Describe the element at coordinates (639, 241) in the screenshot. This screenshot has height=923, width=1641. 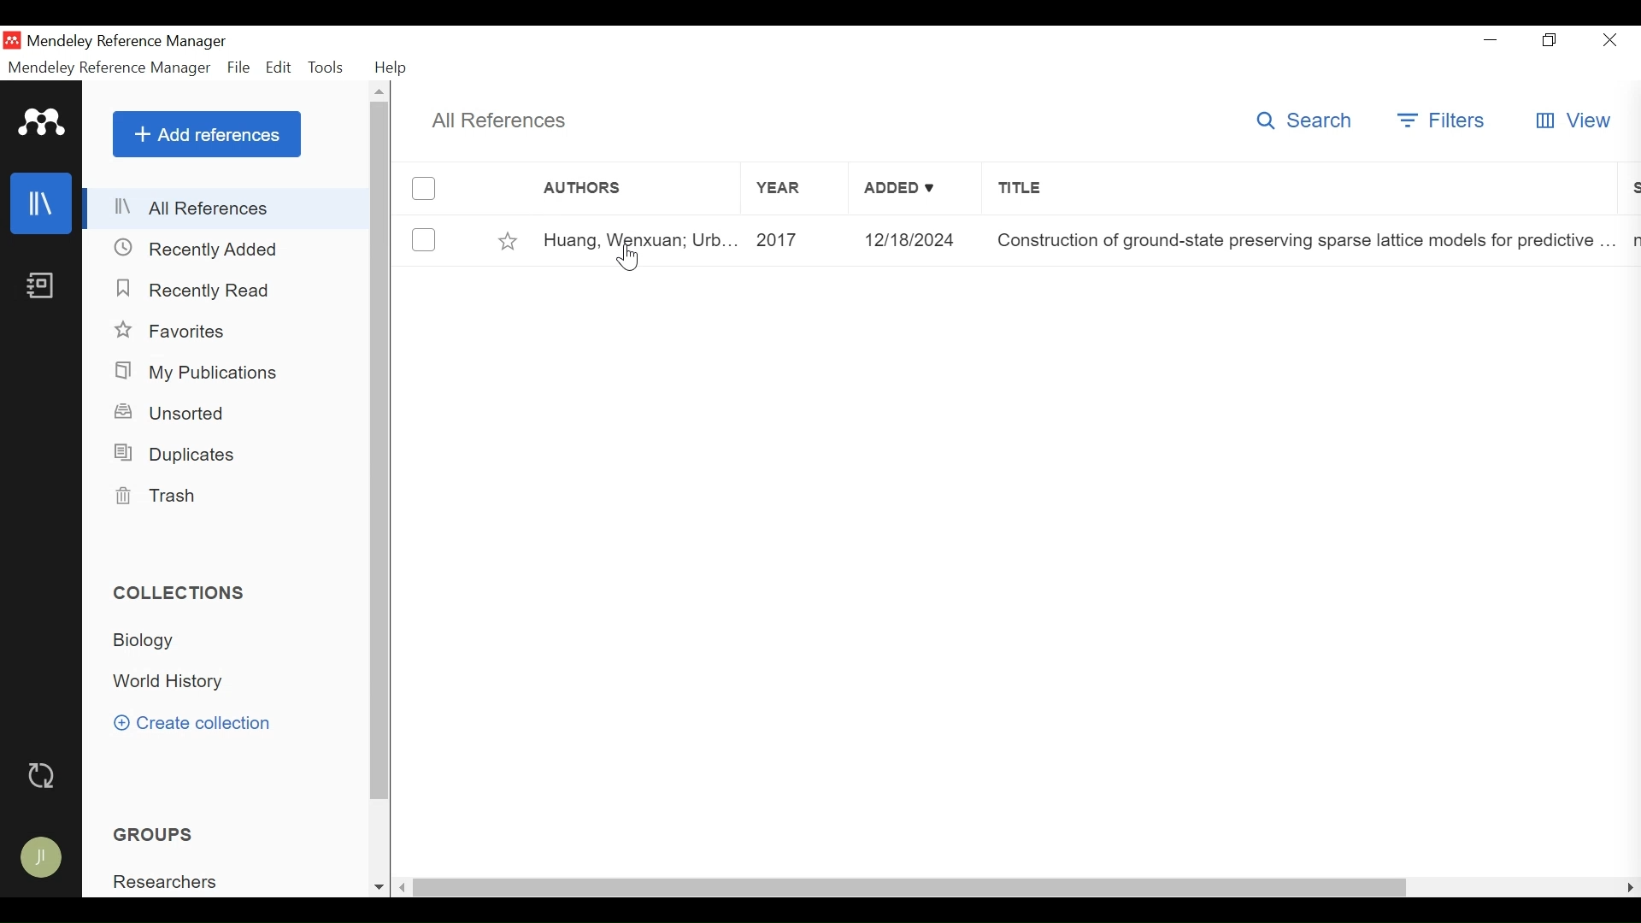
I see `Author` at that location.